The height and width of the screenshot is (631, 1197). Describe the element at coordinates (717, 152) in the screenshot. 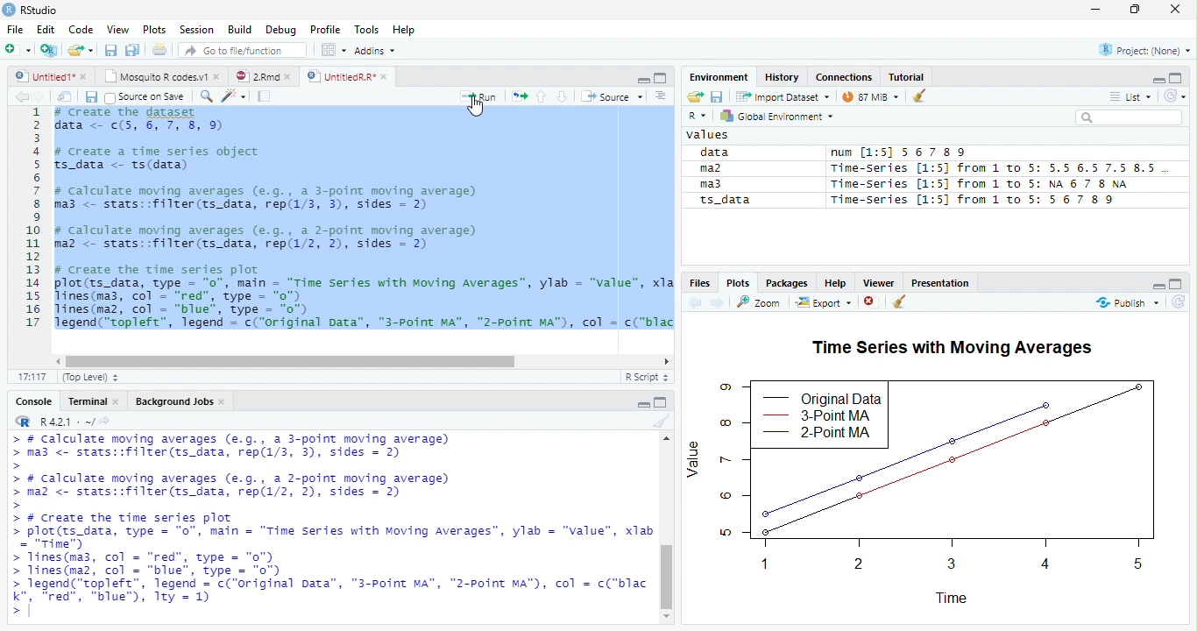

I see `data` at that location.